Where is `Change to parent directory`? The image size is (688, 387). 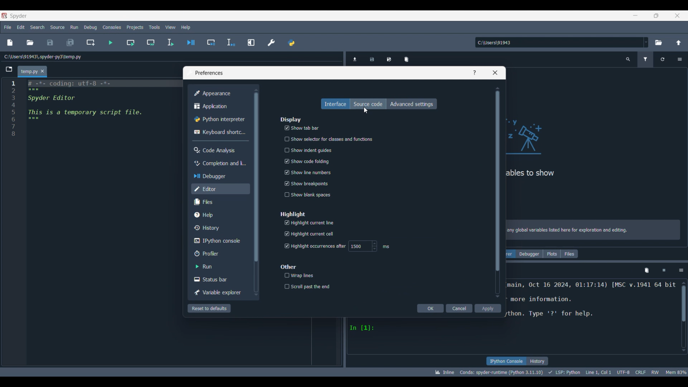 Change to parent directory is located at coordinates (679, 43).